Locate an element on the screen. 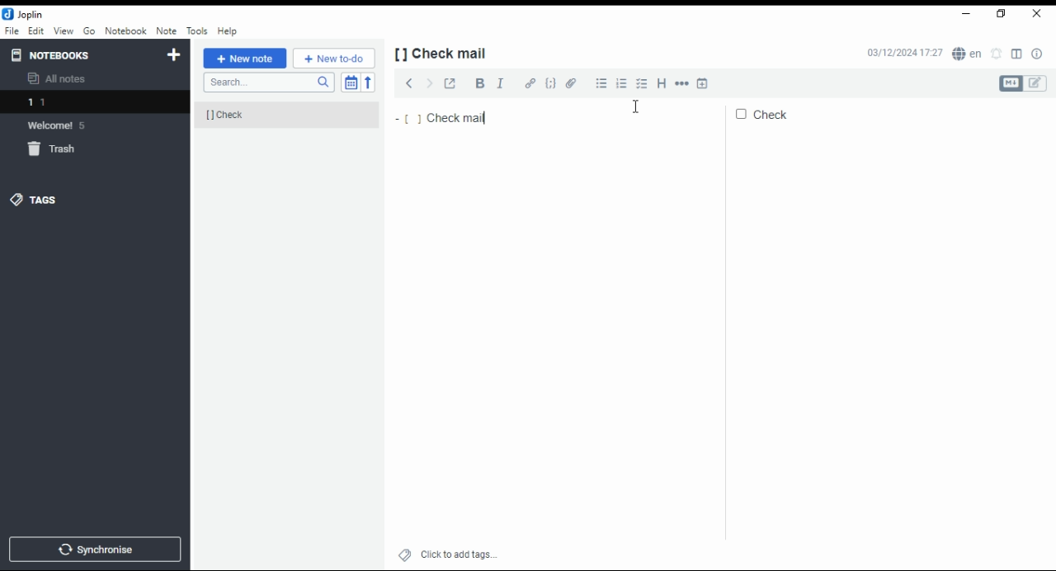 This screenshot has height=571, width=1056. view is located at coordinates (64, 31).